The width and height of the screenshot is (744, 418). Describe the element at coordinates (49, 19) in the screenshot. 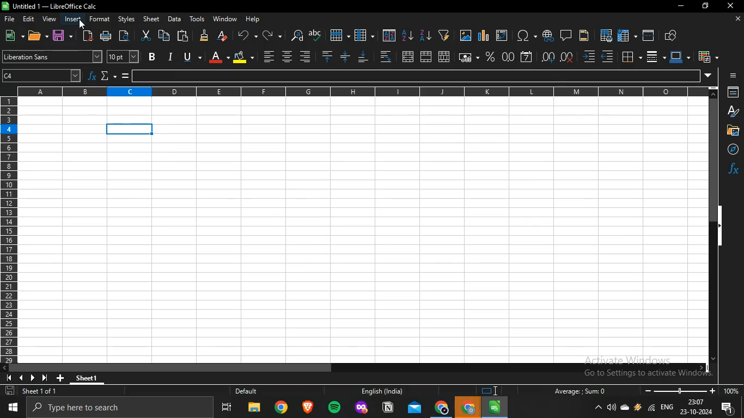

I see `view` at that location.